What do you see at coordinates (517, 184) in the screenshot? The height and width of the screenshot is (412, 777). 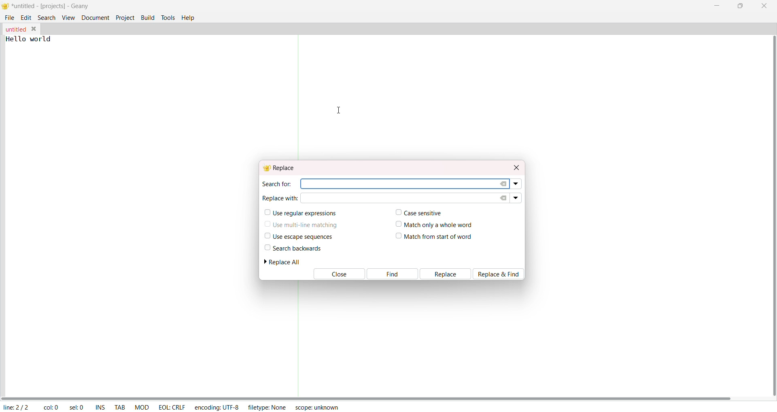 I see `search dropdown` at bounding box center [517, 184].